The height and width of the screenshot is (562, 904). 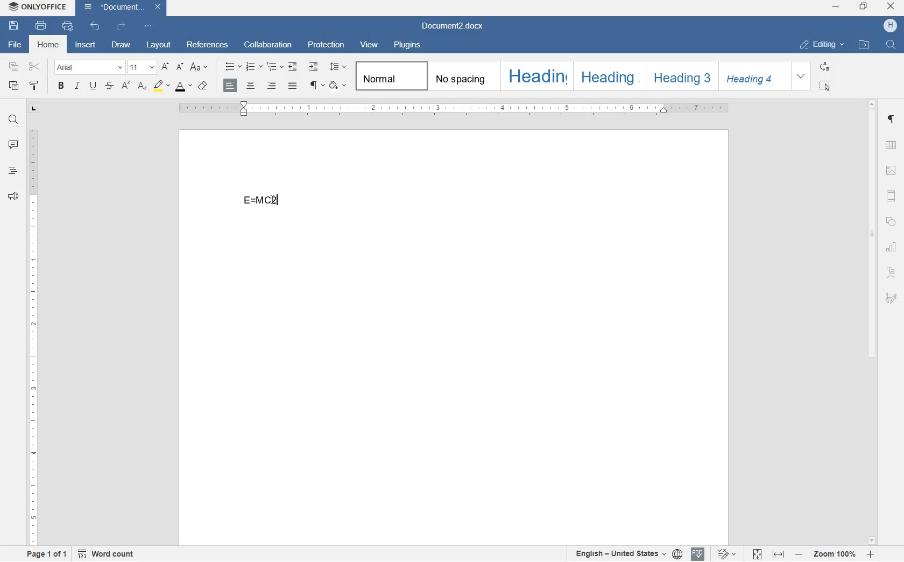 I want to click on numbering, so click(x=255, y=67).